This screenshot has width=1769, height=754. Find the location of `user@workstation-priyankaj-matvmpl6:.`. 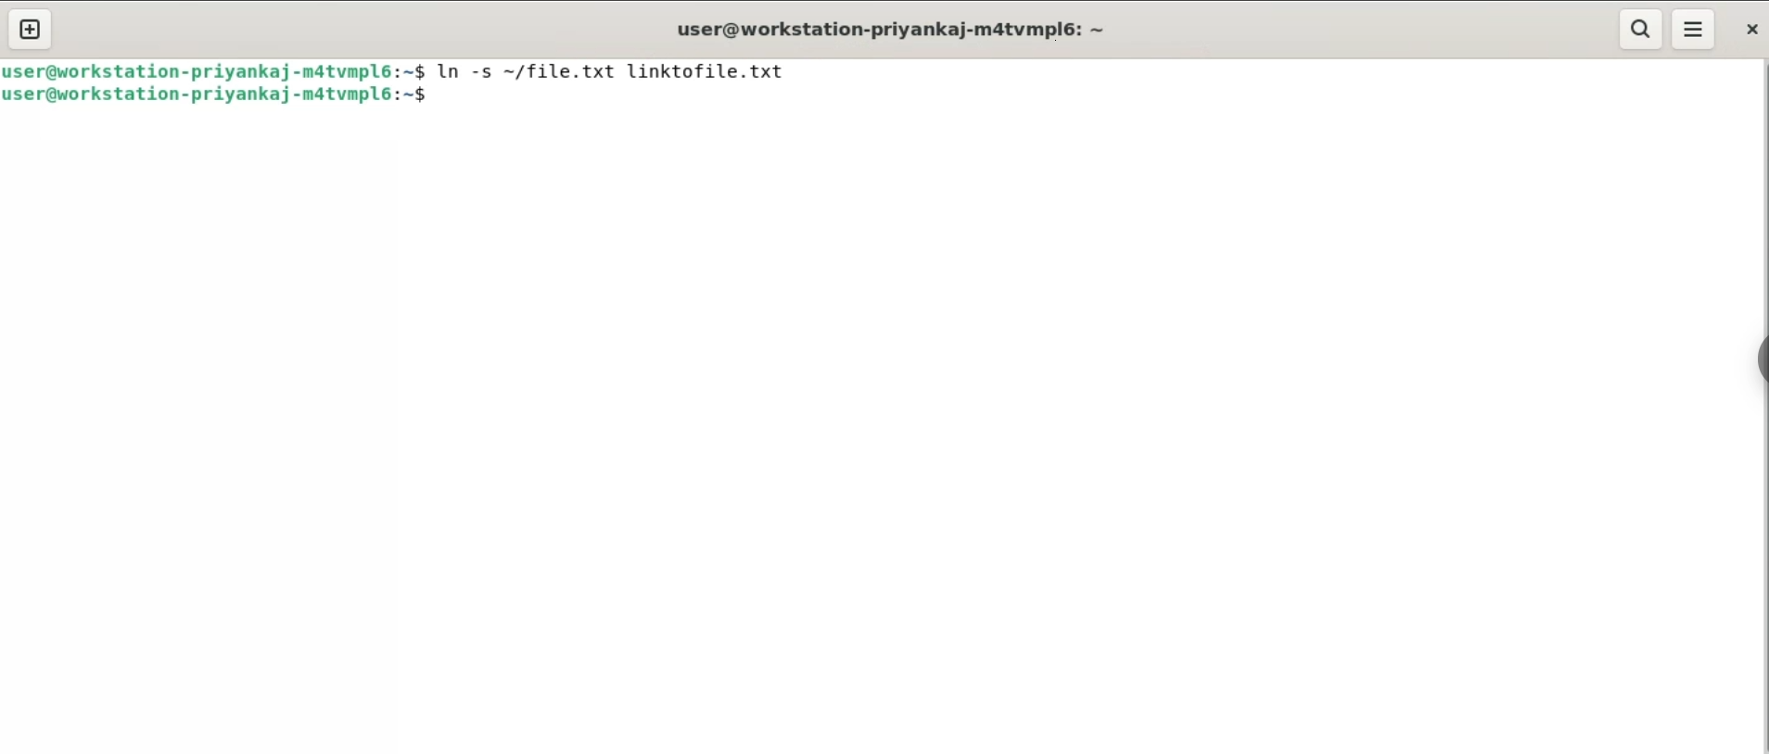

user@workstation-priyankaj-matvmpl6:. is located at coordinates (203, 95).